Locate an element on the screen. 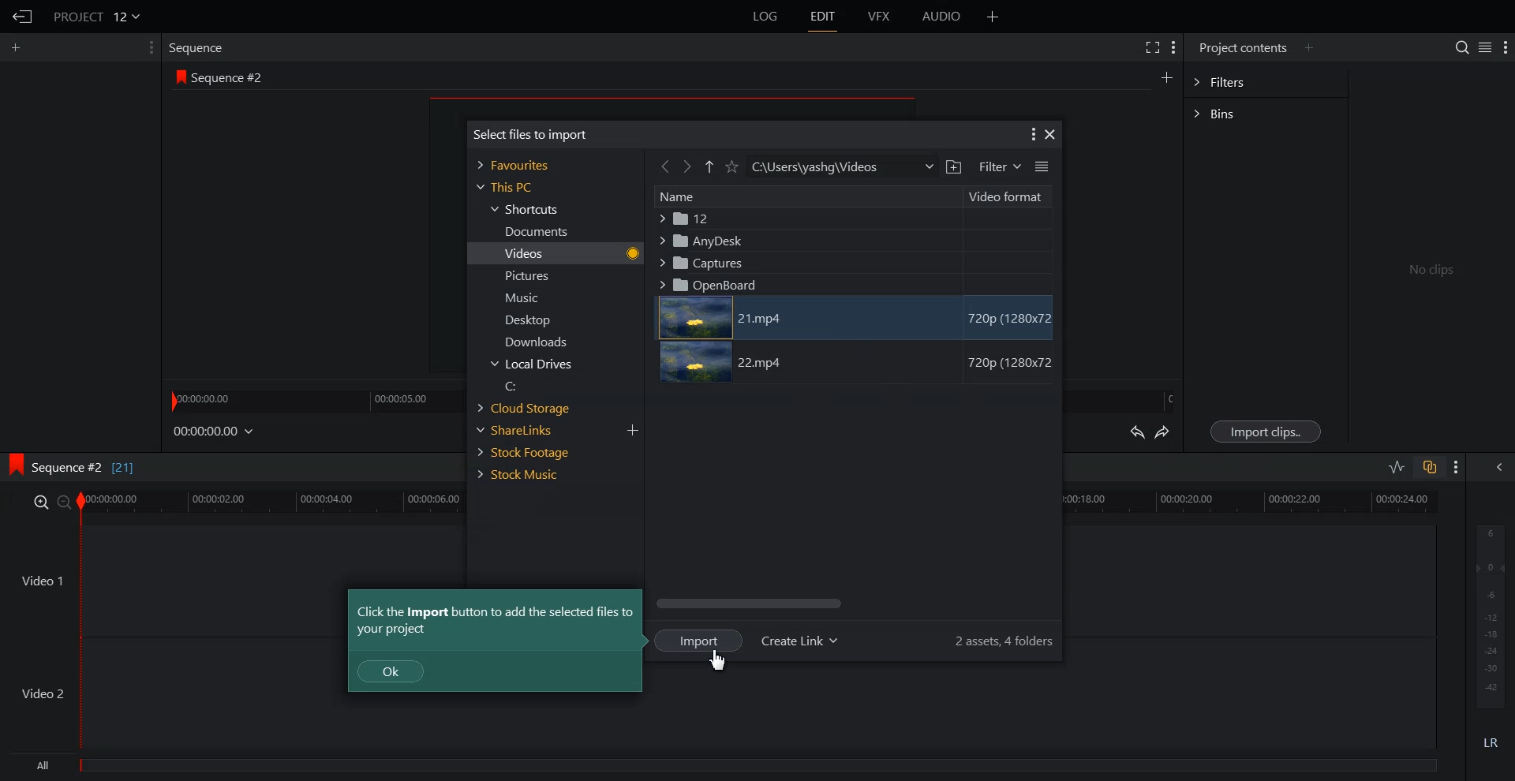  Project contents is located at coordinates (1240, 48).